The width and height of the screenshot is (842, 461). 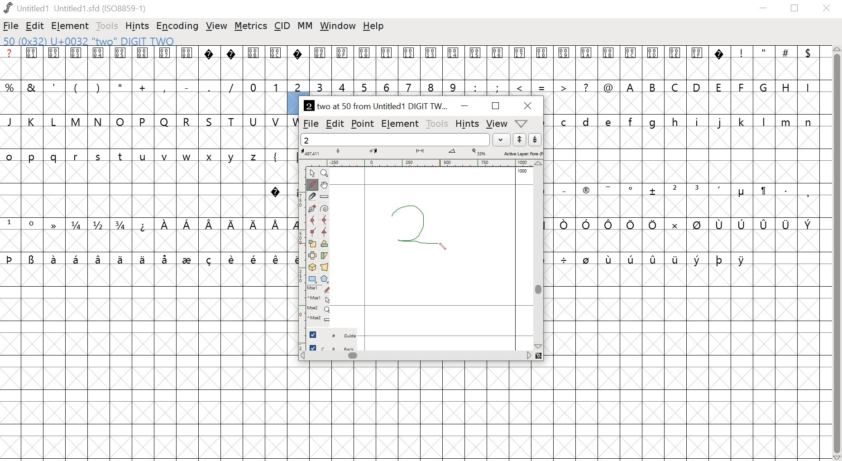 I want to click on up, so click(x=520, y=140).